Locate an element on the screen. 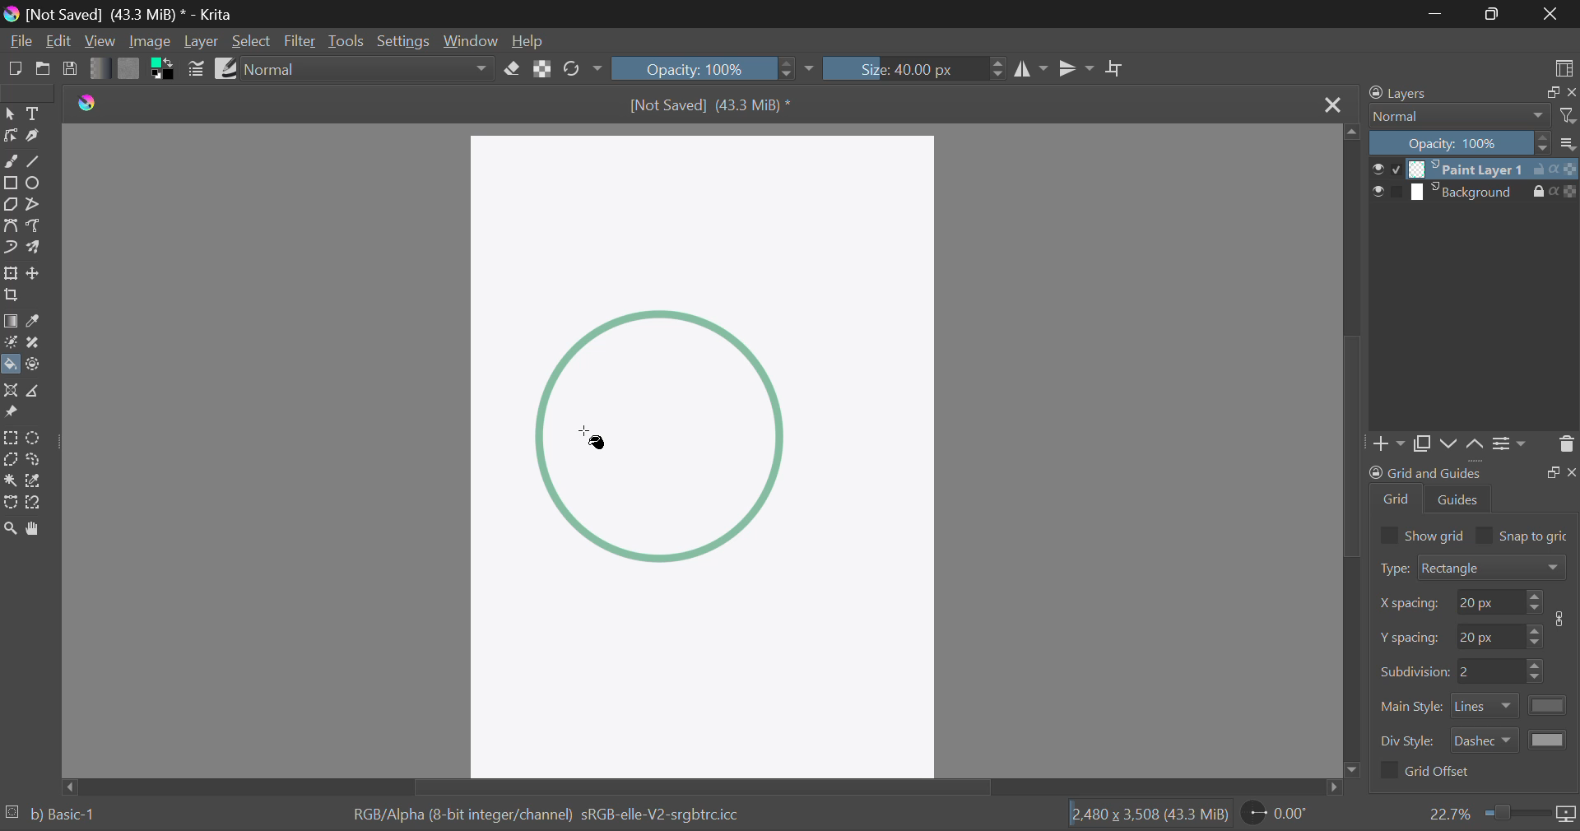 This screenshot has height=831, width=1580. Colorize Mask Tool is located at coordinates (11, 343).